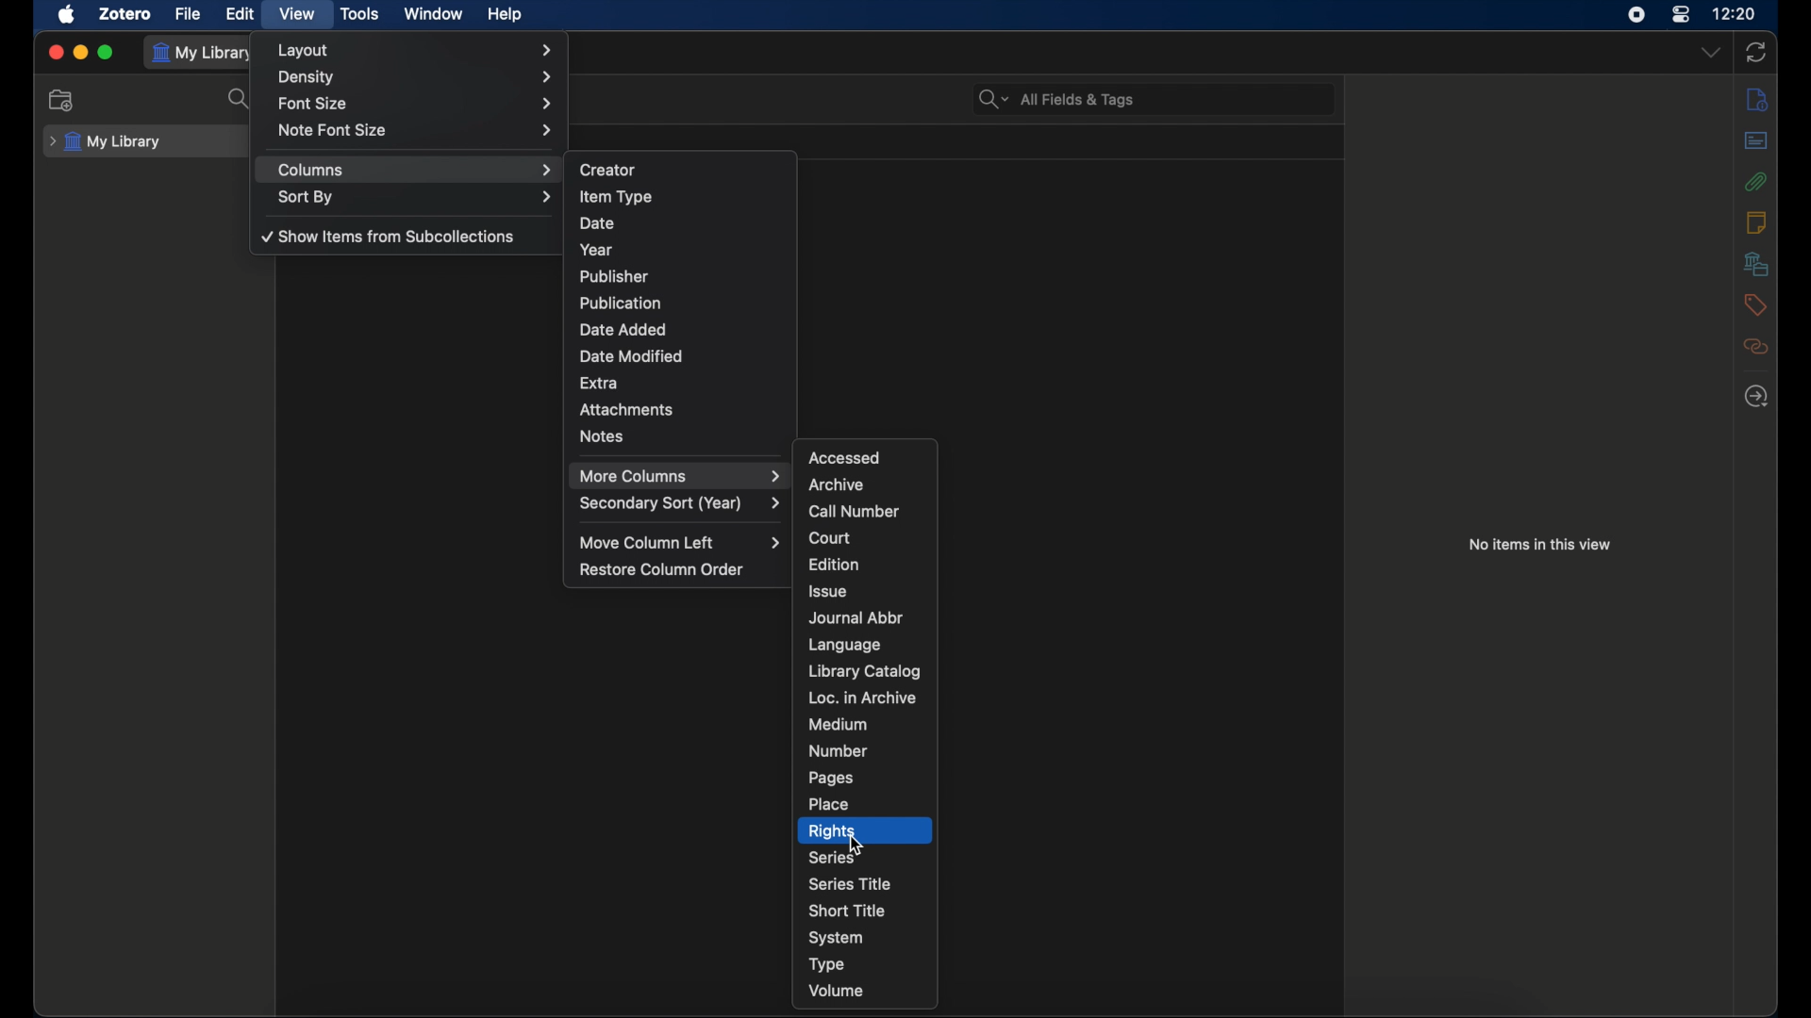 The width and height of the screenshot is (1811, 1018). I want to click on relate, so click(1755, 346).